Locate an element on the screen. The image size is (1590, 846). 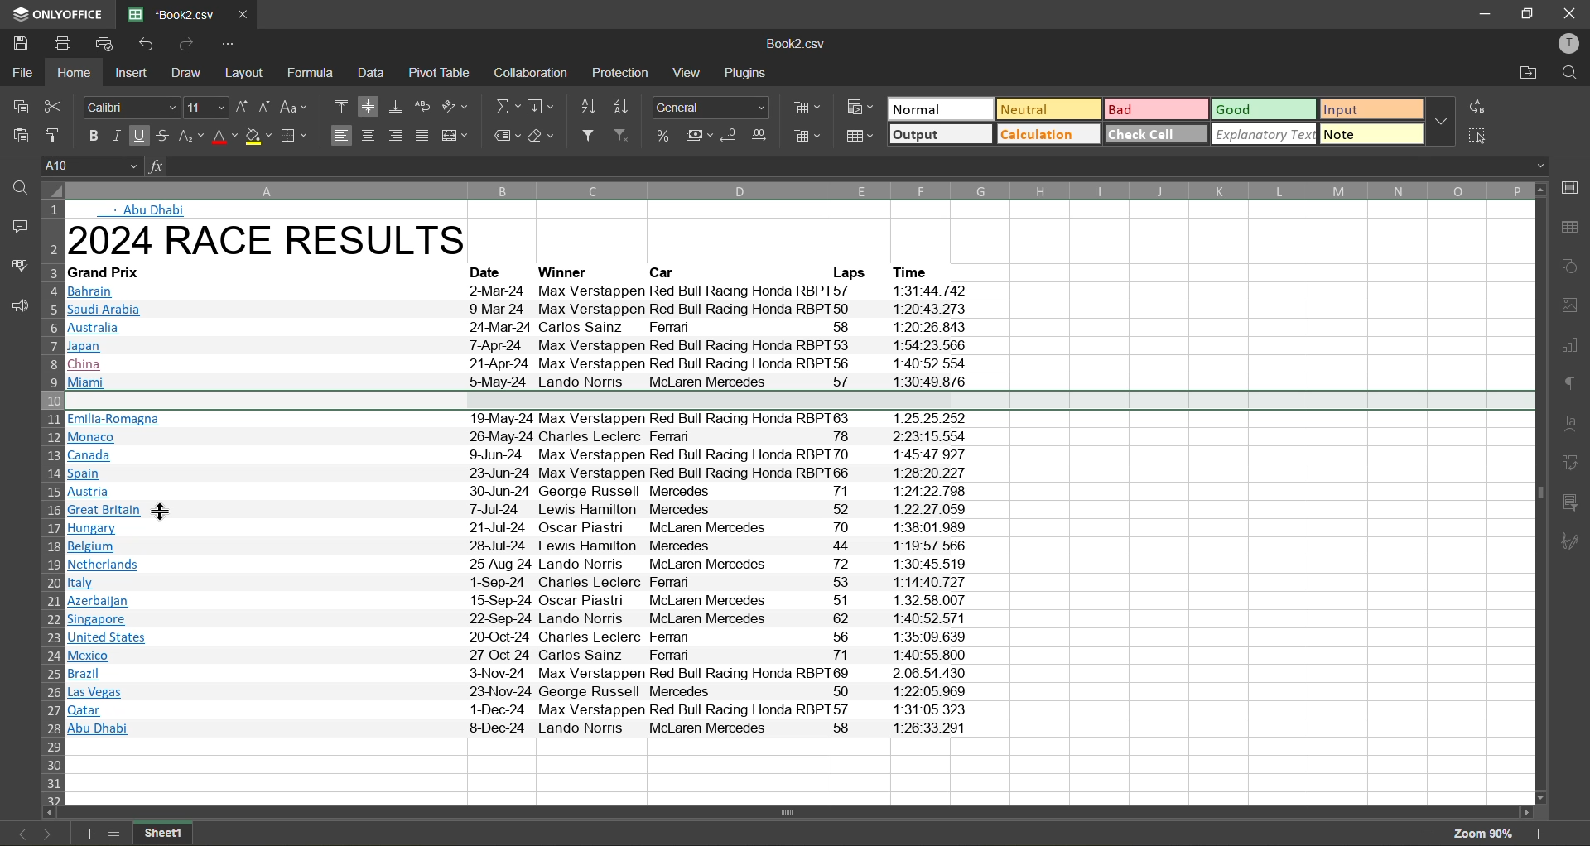
select all is located at coordinates (1479, 136).